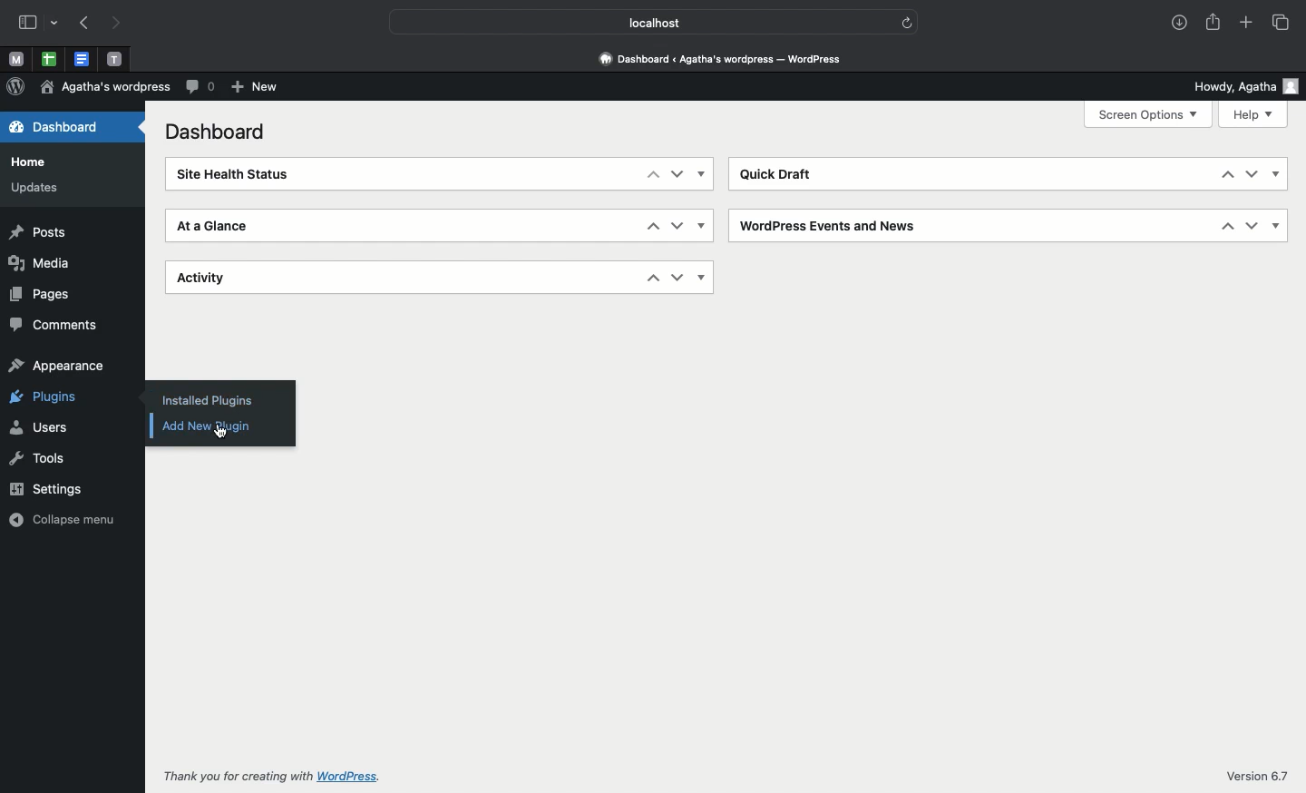  What do you see at coordinates (1246, 23) in the screenshot?
I see `Add new tab` at bounding box center [1246, 23].